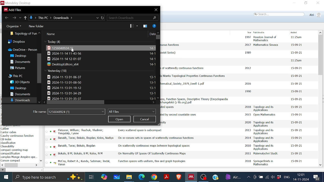  Describe the element at coordinates (247, 37) in the screenshot. I see `1997` at that location.